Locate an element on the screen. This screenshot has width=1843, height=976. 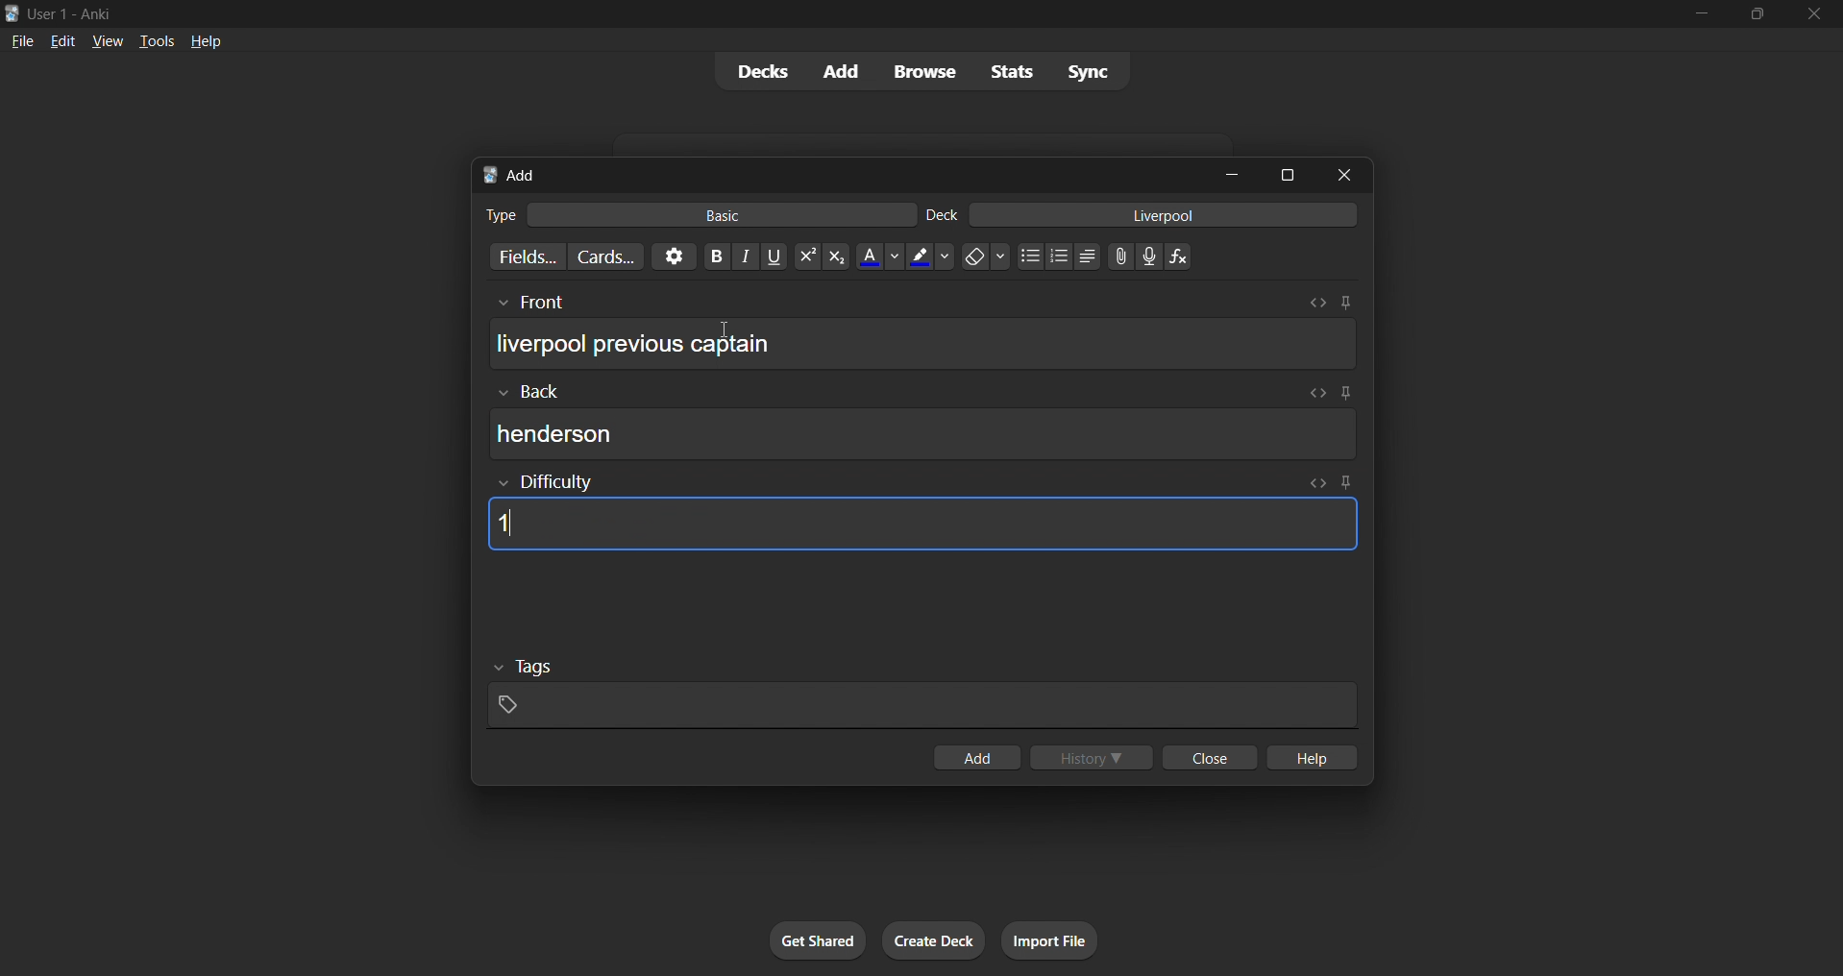
history is located at coordinates (1094, 759).